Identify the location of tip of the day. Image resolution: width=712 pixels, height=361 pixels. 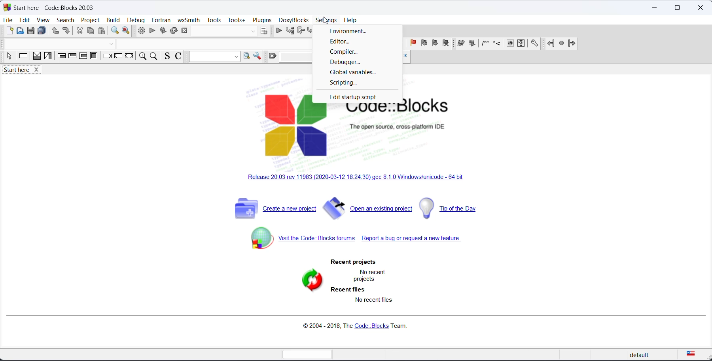
(453, 209).